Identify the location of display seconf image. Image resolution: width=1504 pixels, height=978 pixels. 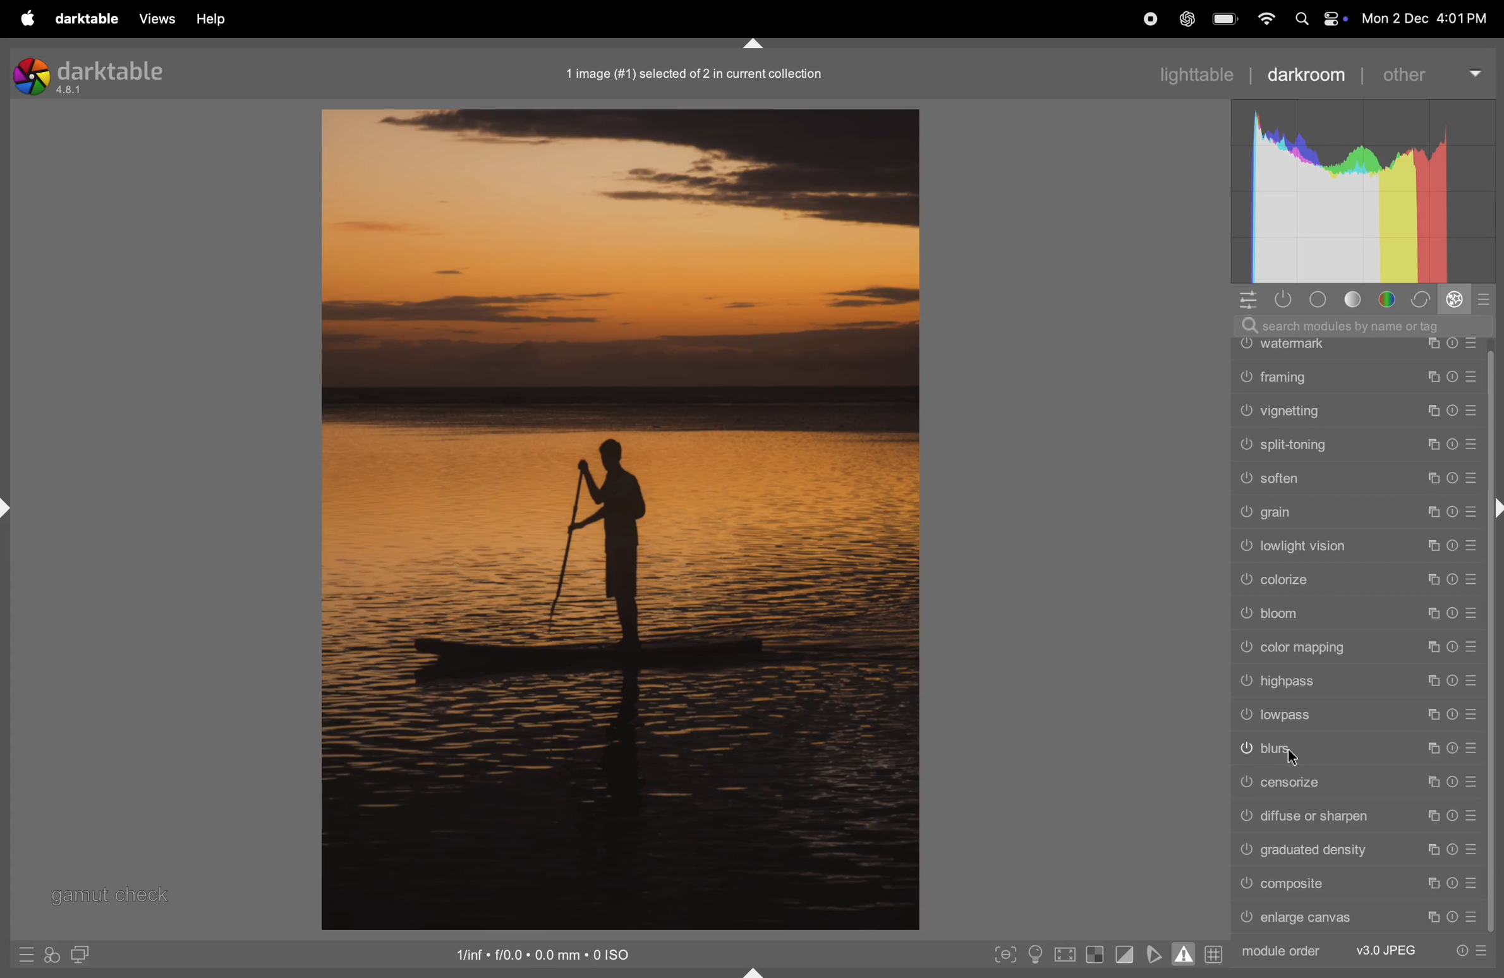
(83, 954).